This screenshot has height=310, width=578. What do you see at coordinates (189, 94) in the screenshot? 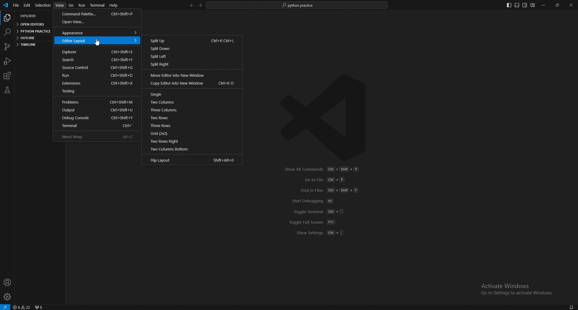
I see `single` at bounding box center [189, 94].